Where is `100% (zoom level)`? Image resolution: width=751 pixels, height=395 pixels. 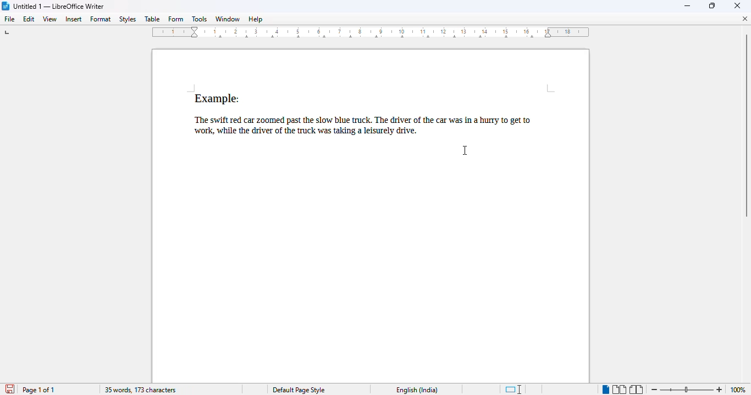 100% (zoom level) is located at coordinates (739, 390).